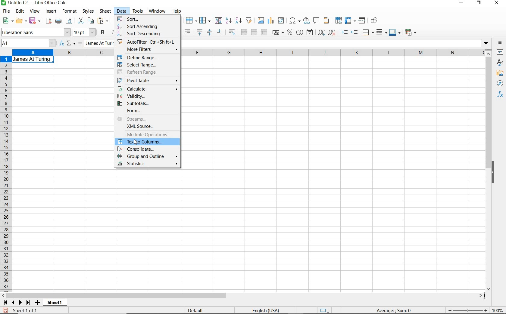  I want to click on file, so click(6, 11).